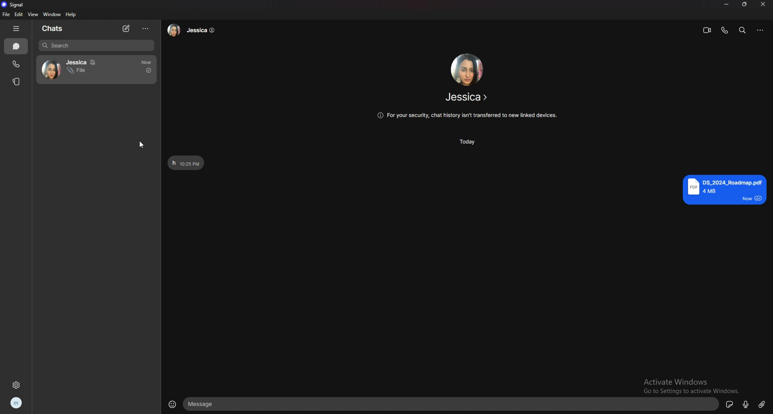 The width and height of the screenshot is (773, 414). I want to click on chat, so click(97, 70).